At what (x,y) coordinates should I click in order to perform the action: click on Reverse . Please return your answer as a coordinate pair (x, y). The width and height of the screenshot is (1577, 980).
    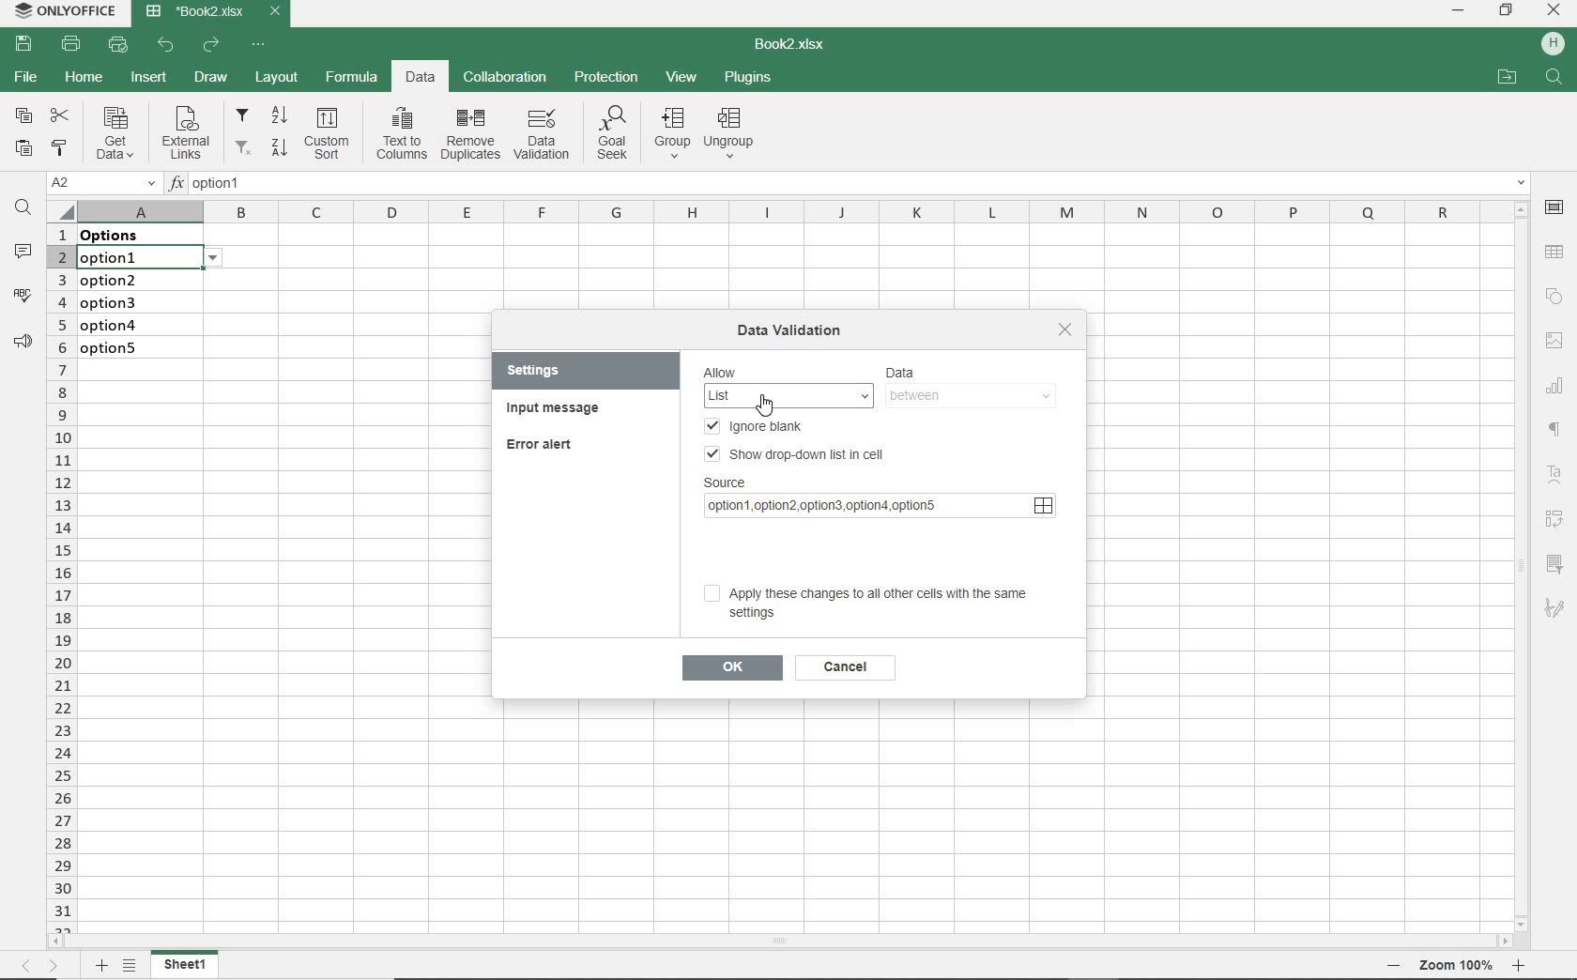
    Looking at the image, I should click on (1559, 519).